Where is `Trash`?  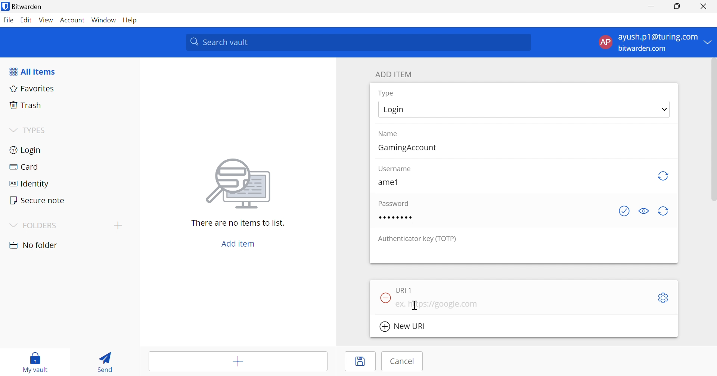 Trash is located at coordinates (28, 106).